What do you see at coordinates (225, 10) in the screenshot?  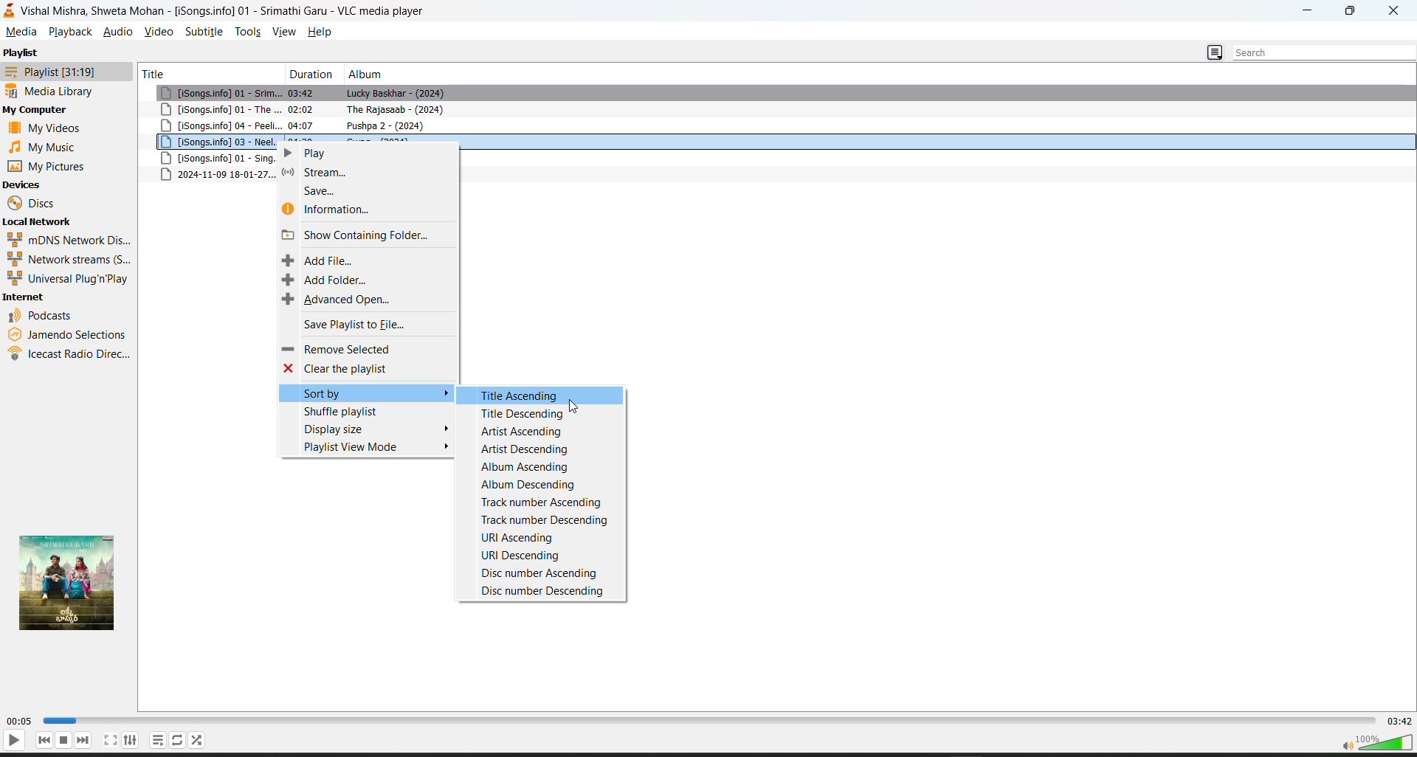 I see ` Vishal Mishra, Shweta Mohan - [iSongs.info] 01 - Srimathi Garu - VLC media player` at bounding box center [225, 10].